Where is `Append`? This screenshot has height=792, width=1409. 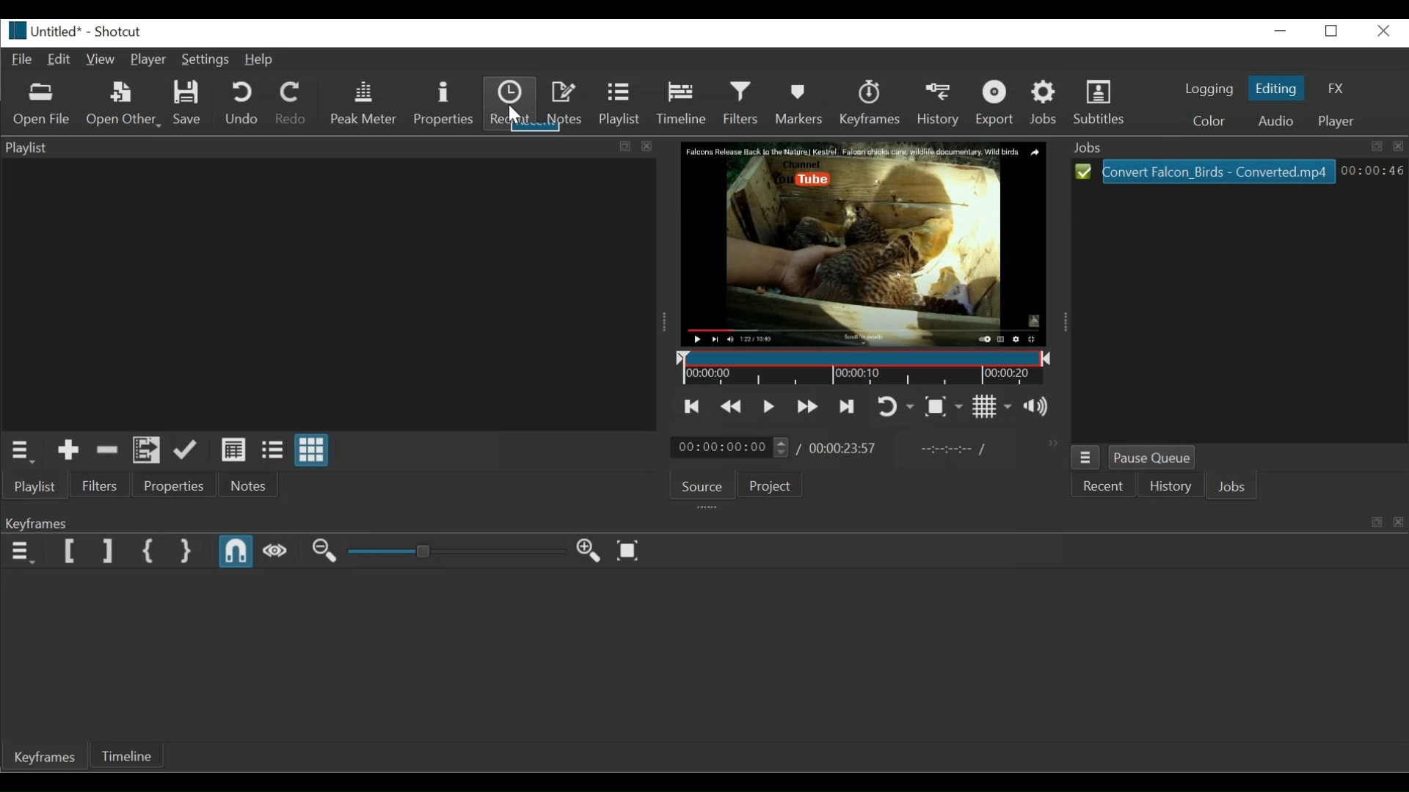 Append is located at coordinates (189, 451).